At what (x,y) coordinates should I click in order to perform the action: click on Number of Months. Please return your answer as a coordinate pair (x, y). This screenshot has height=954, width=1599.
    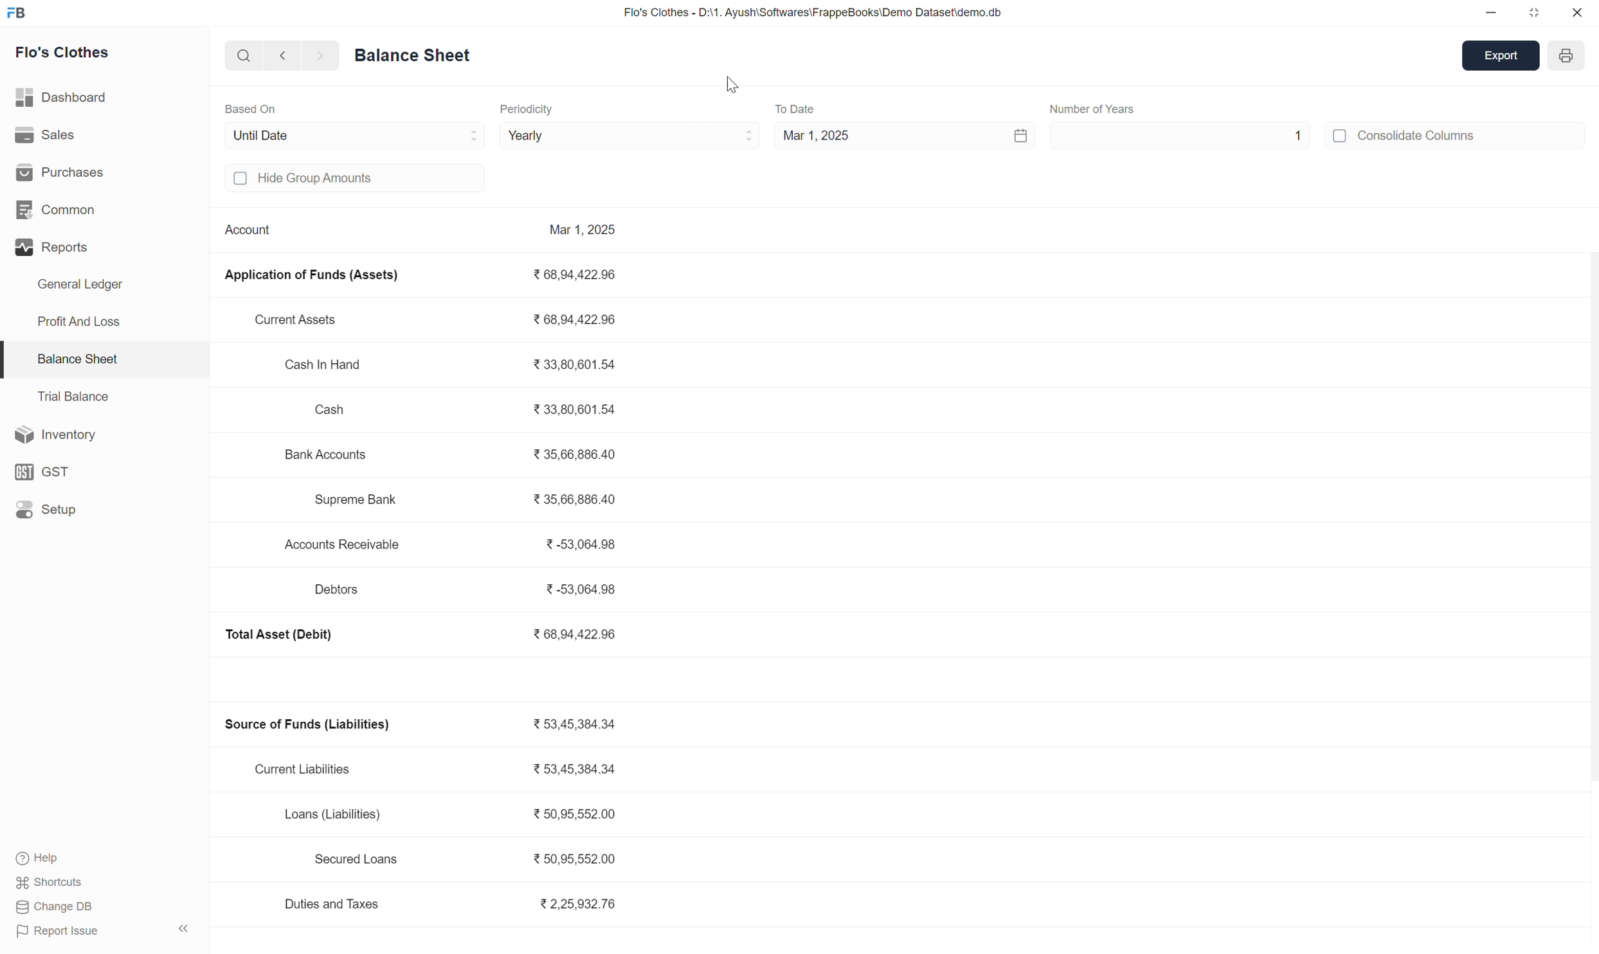
    Looking at the image, I should click on (1104, 110).